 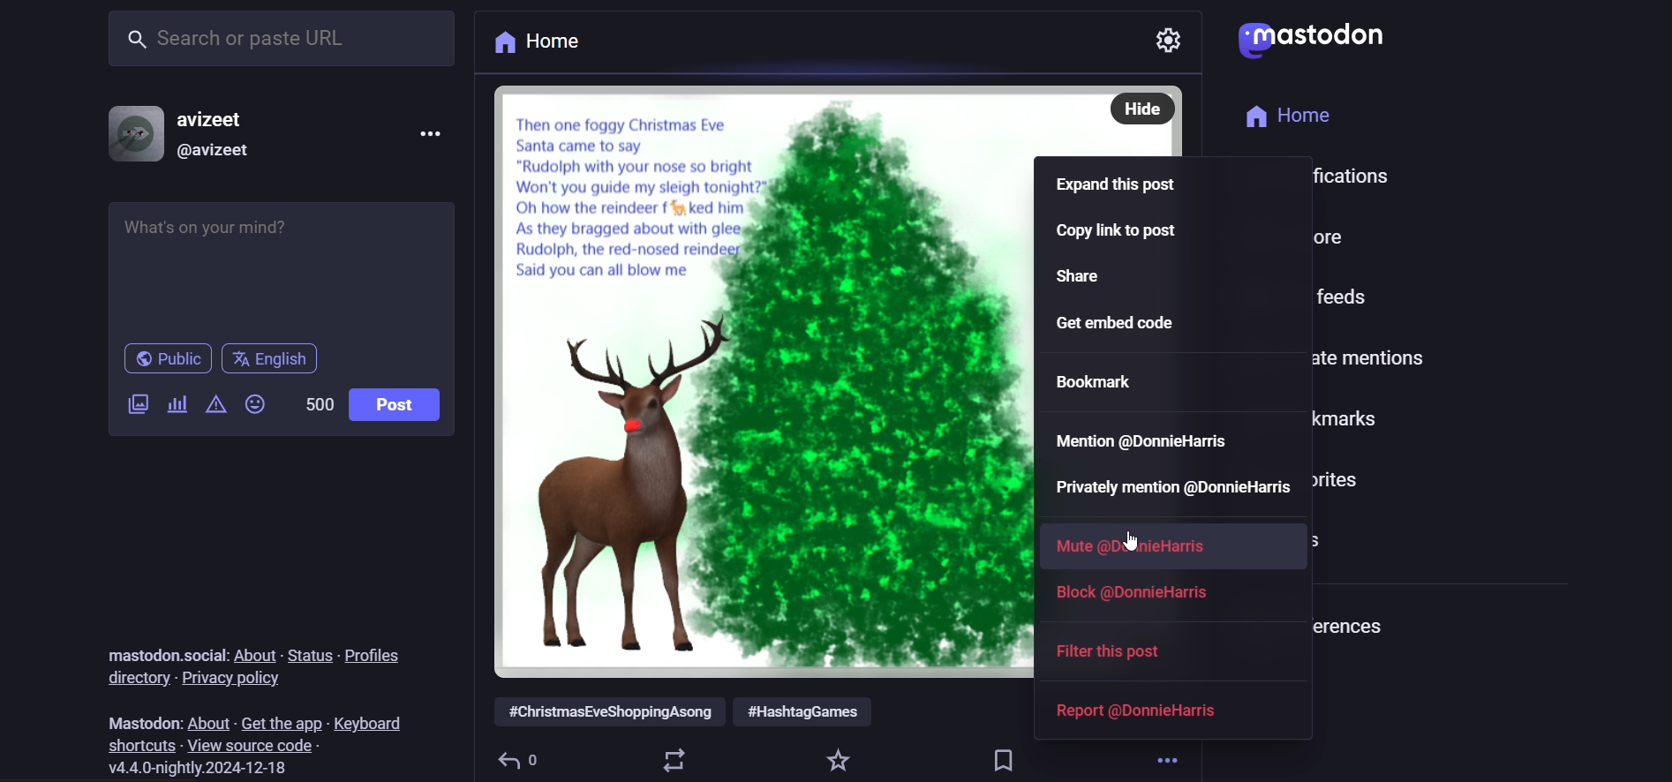 What do you see at coordinates (1165, 487) in the screenshot?
I see `privately mention @DonnieHarris` at bounding box center [1165, 487].